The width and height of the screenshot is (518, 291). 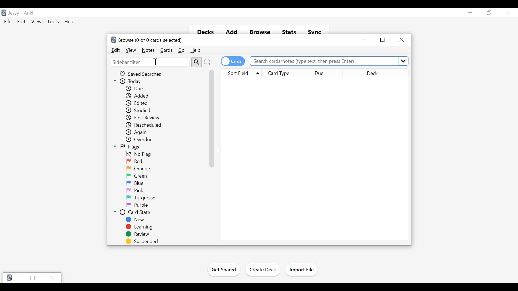 I want to click on Card State, so click(x=135, y=212).